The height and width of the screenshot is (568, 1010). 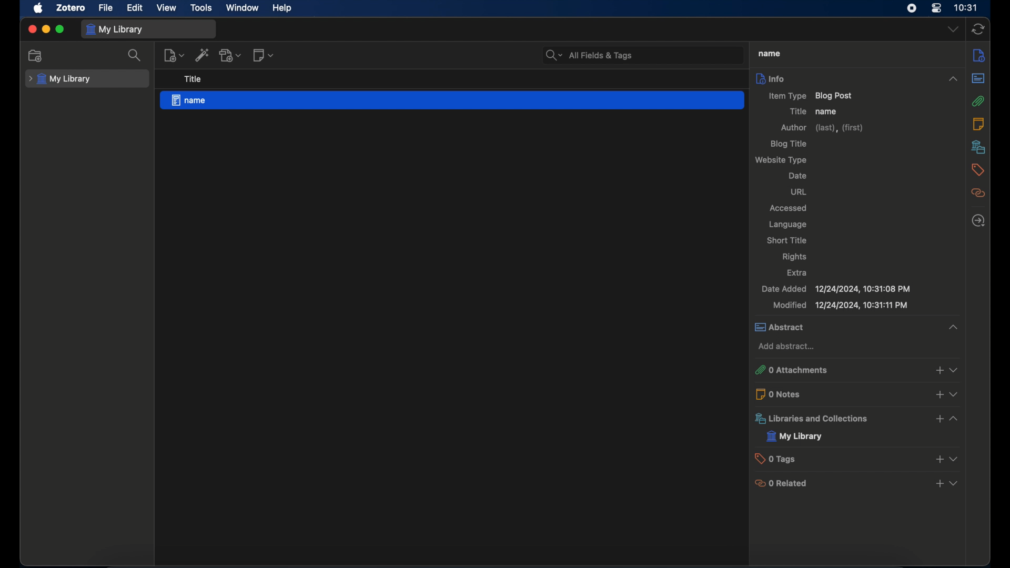 I want to click on search, so click(x=135, y=55).